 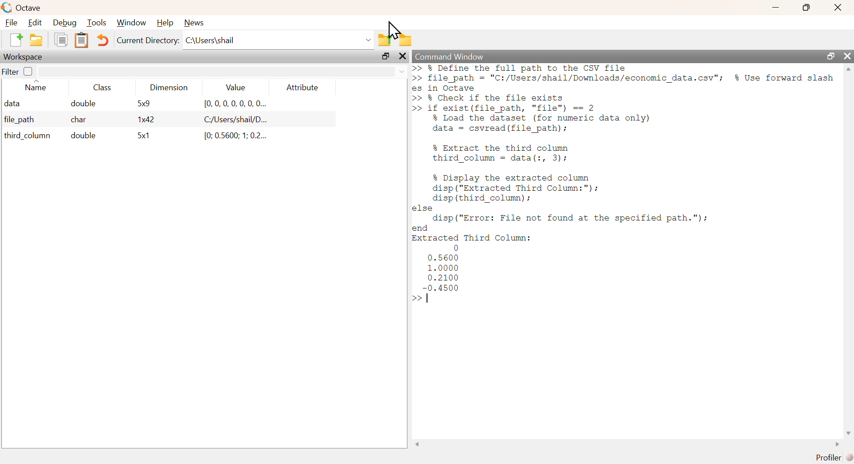 I want to click on scroll down, so click(x=848, y=433).